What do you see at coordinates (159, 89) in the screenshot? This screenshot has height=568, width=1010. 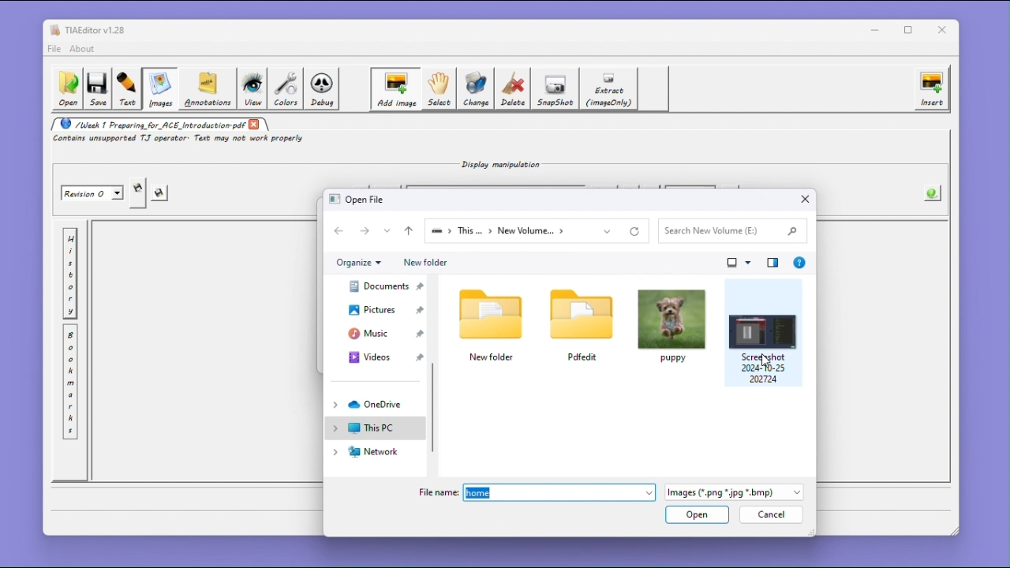 I see `Images` at bounding box center [159, 89].